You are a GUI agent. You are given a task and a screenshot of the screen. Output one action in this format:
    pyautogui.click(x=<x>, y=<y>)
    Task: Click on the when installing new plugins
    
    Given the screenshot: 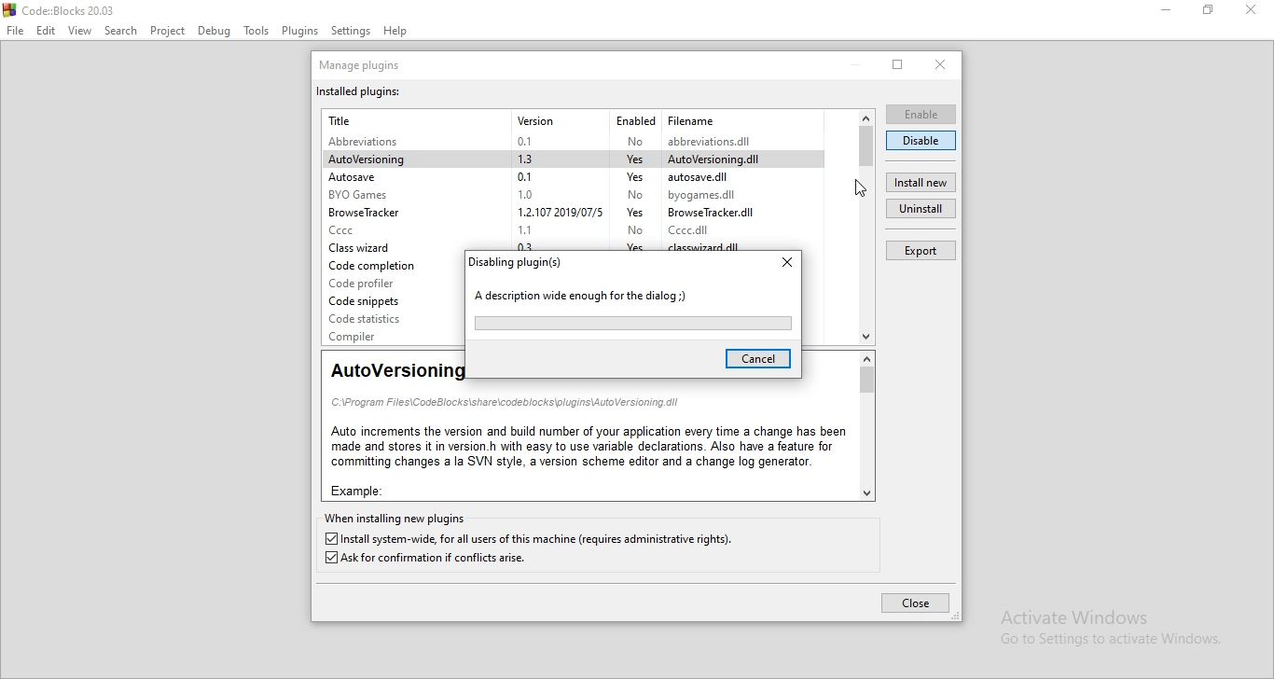 What is the action you would take?
    pyautogui.click(x=399, y=519)
    